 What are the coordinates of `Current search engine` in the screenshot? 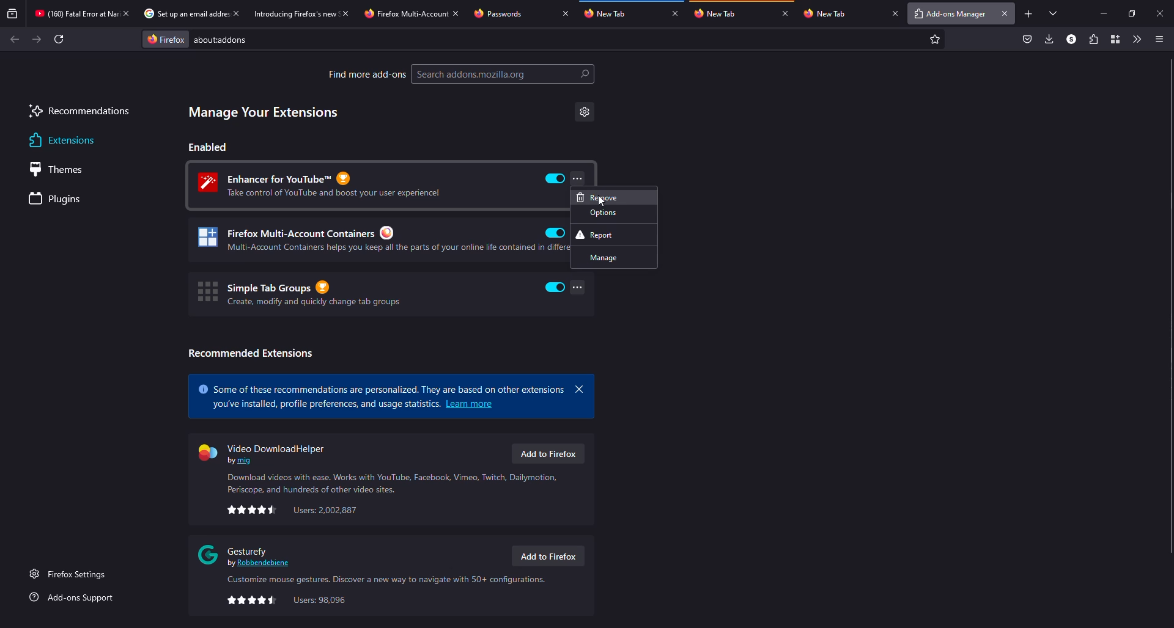 It's located at (166, 40).